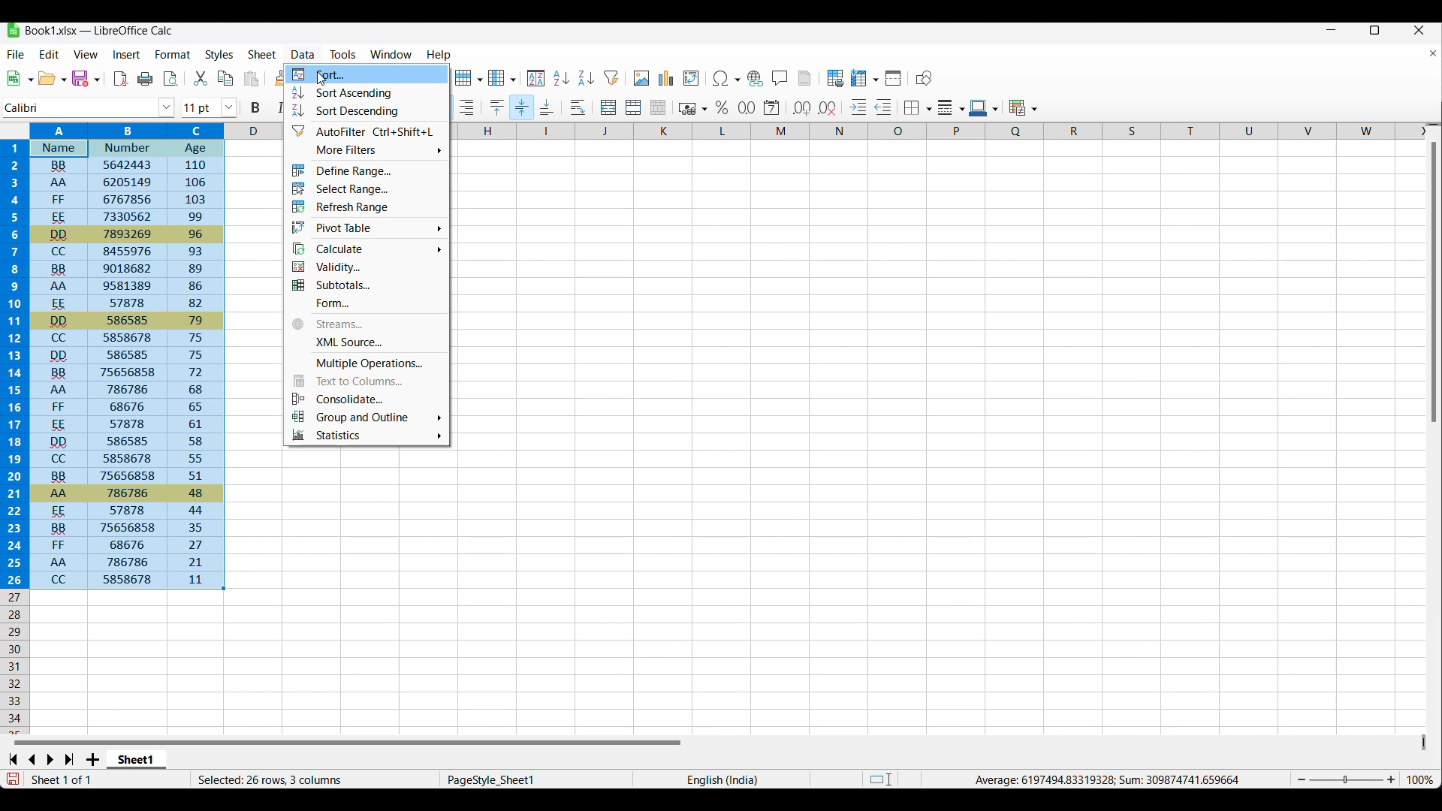 Image resolution: width=1442 pixels, height=811 pixels. What do you see at coordinates (1302, 779) in the screenshot?
I see `Zoom out` at bounding box center [1302, 779].